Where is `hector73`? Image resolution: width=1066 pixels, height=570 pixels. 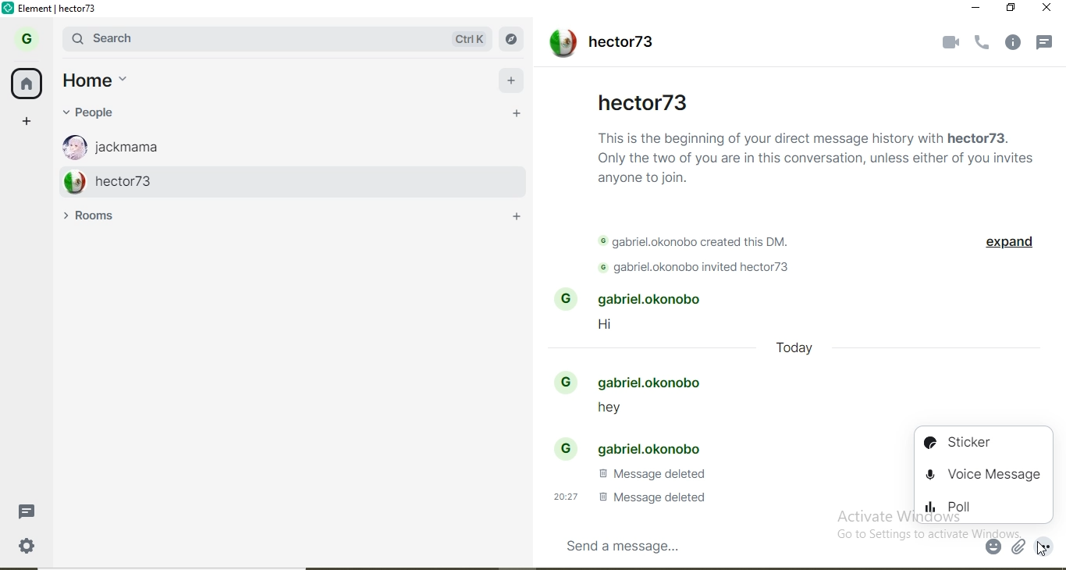 hector73 is located at coordinates (599, 45).